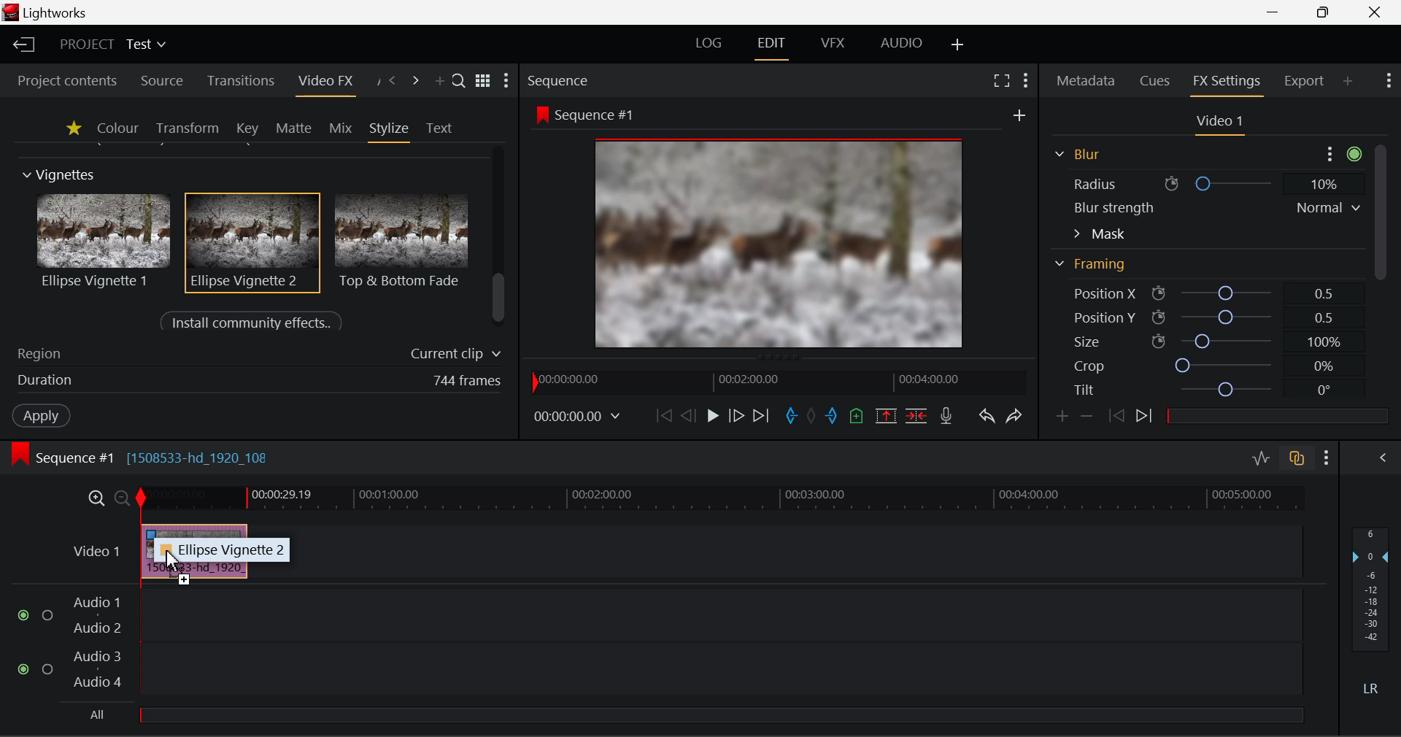  I want to click on Stylize Panel Open, so click(390, 128).